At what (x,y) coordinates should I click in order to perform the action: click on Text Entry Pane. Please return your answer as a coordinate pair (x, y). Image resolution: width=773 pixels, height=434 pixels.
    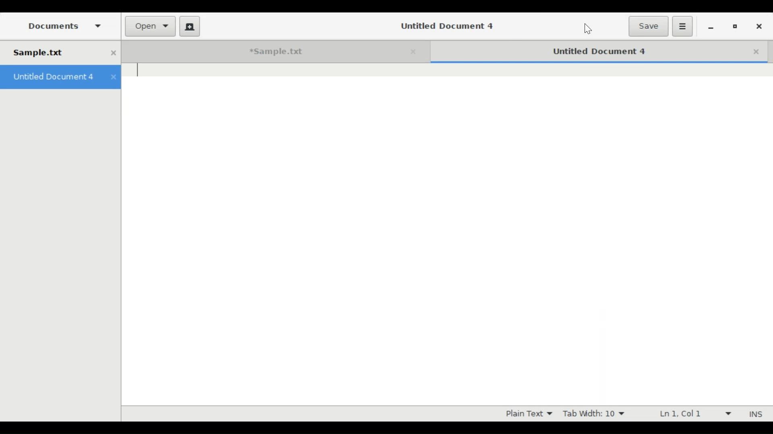
    Looking at the image, I should click on (448, 233).